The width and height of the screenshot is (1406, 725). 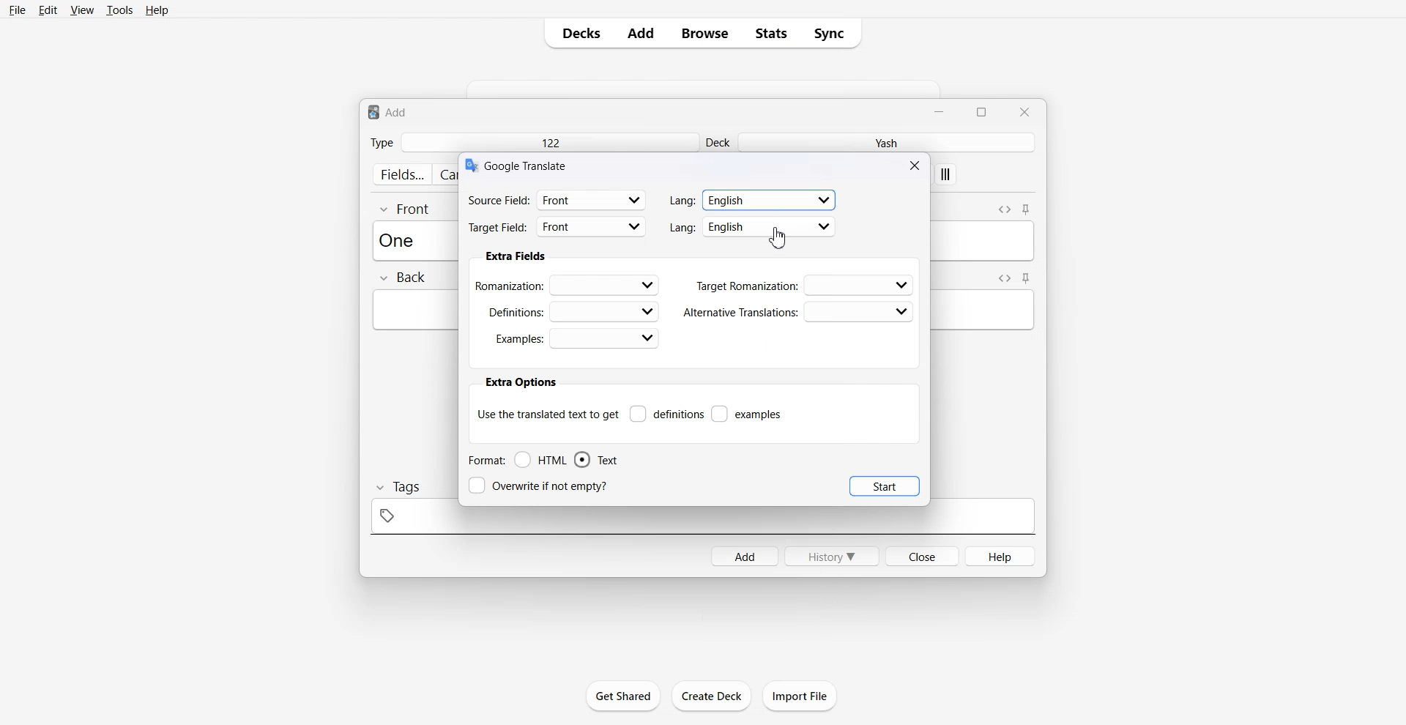 What do you see at coordinates (81, 10) in the screenshot?
I see `View` at bounding box center [81, 10].